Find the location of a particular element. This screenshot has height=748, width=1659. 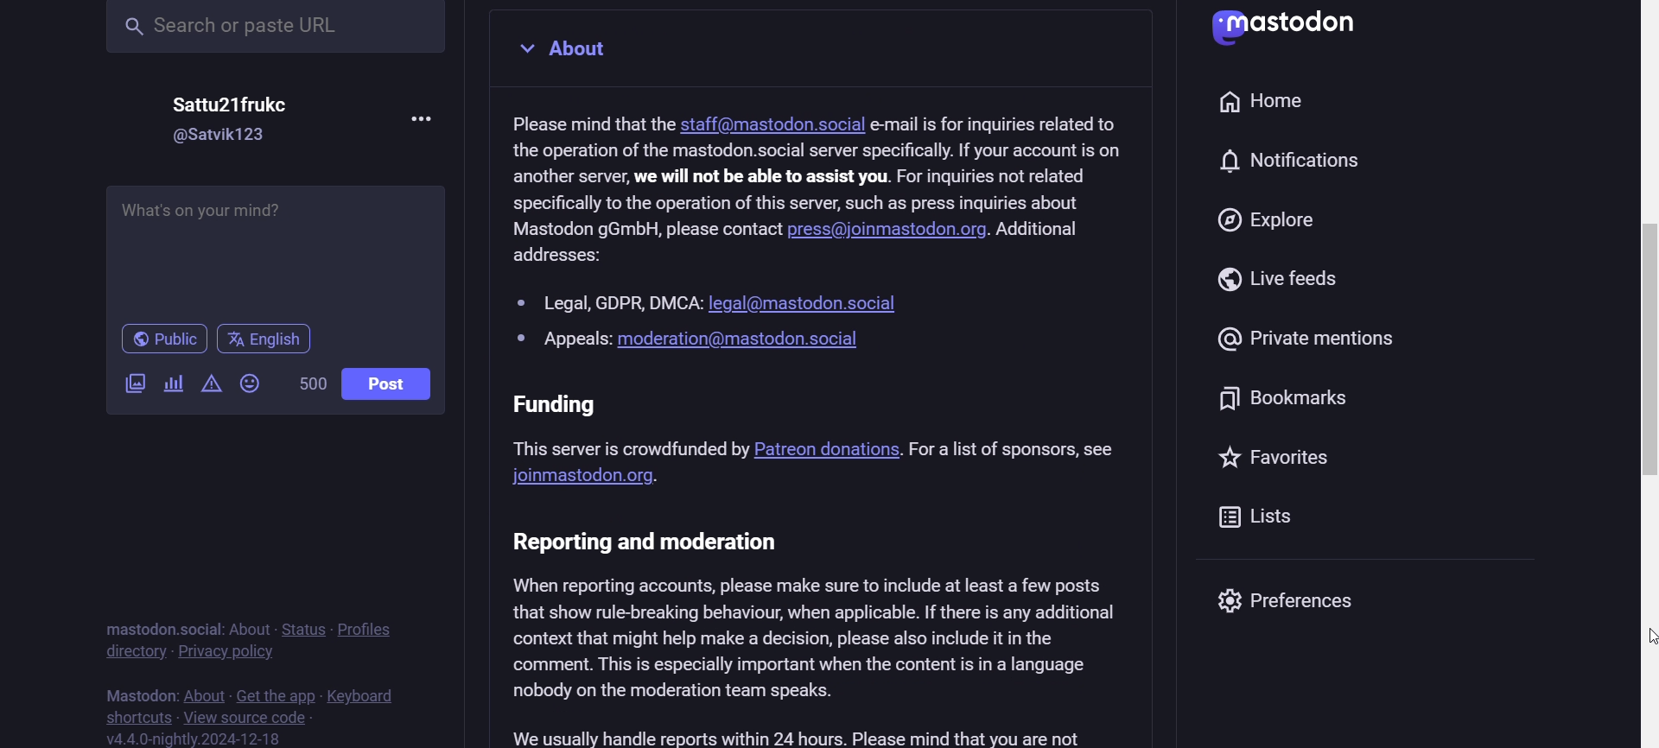

legal,GDPR, DMCA is located at coordinates (607, 301).